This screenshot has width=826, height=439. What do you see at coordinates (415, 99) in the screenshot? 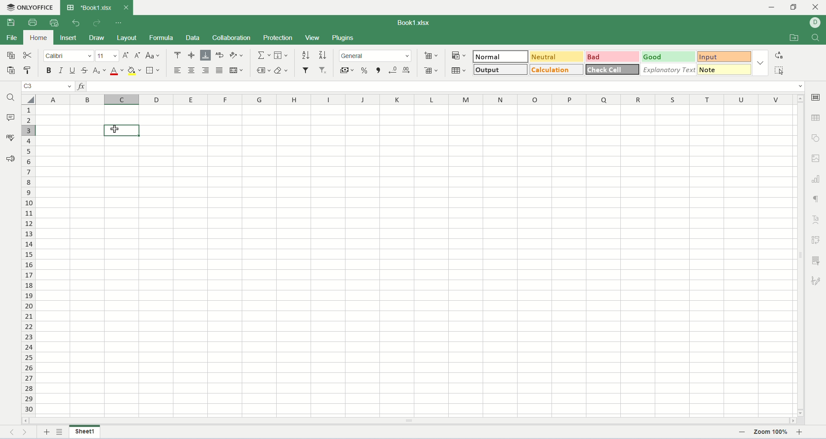
I see `column name` at bounding box center [415, 99].